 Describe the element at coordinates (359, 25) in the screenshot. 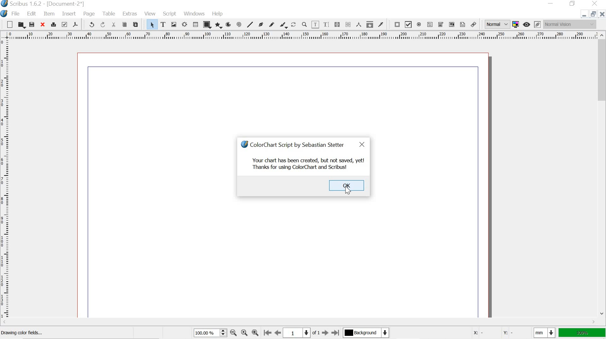

I see `measurements` at that location.